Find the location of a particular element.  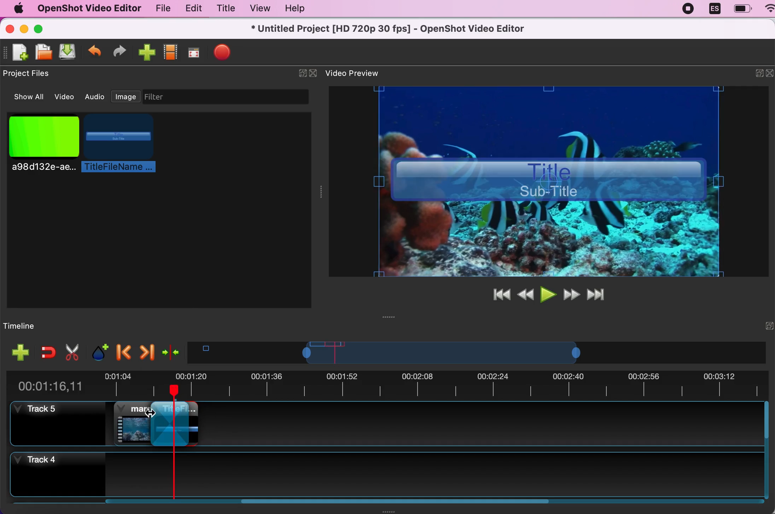

Cursor is located at coordinates (153, 419).